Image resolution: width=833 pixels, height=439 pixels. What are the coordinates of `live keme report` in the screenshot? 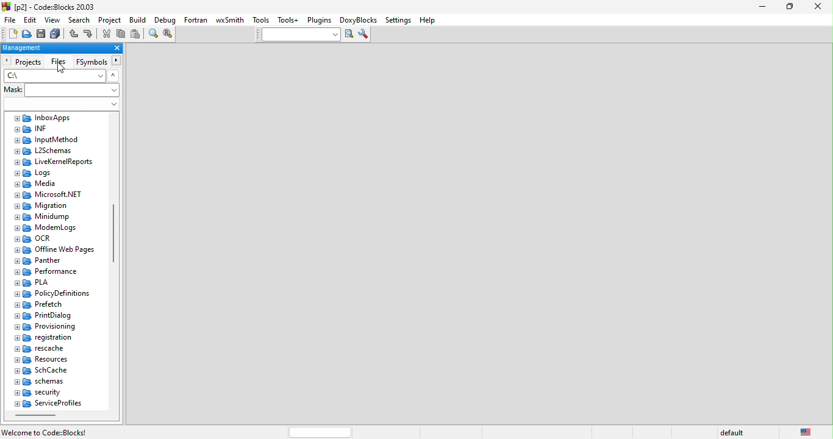 It's located at (55, 162).